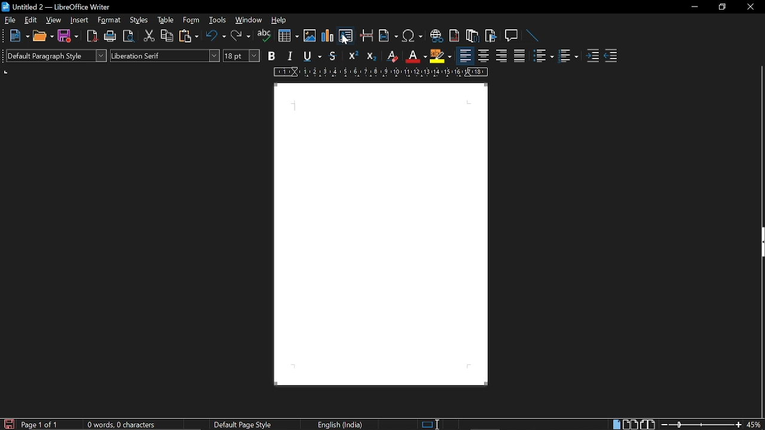 The image size is (765, 430). I want to click on undo, so click(216, 36).